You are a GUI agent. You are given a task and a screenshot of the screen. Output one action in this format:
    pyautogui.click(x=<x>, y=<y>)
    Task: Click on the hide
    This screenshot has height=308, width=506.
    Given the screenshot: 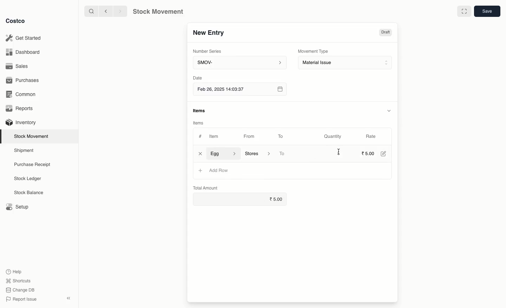 What is the action you would take?
    pyautogui.click(x=390, y=110)
    